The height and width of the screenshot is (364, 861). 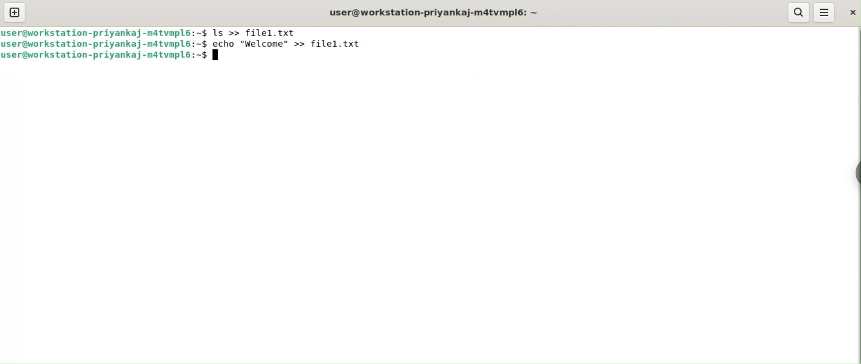 I want to click on user@workstation-priyankaj-m4tvmpl6: ~, so click(x=435, y=12).